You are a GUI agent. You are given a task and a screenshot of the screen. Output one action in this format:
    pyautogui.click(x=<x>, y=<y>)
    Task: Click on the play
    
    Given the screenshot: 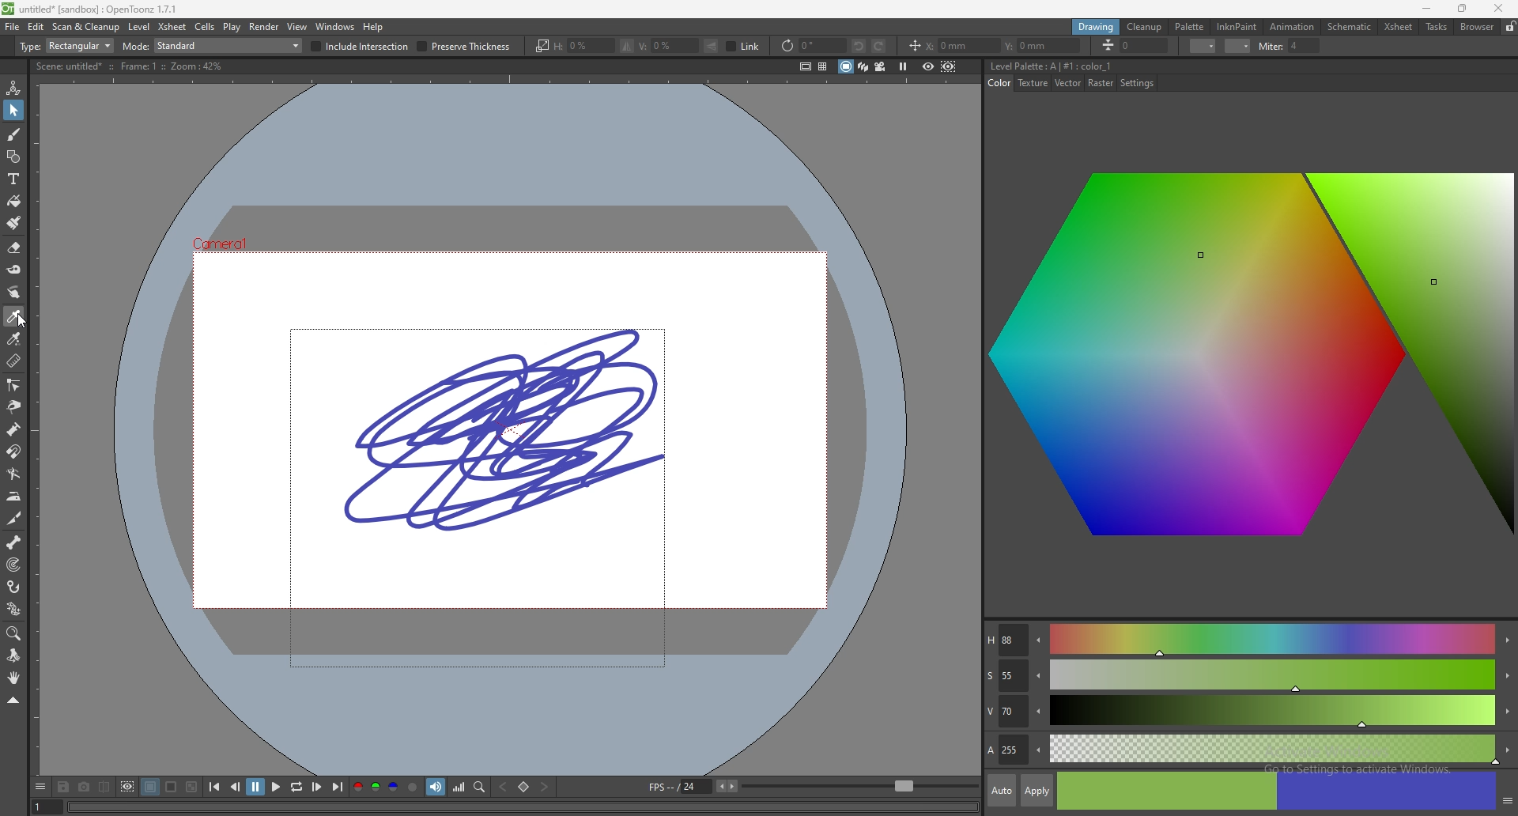 What is the action you would take?
    pyautogui.click(x=231, y=28)
    